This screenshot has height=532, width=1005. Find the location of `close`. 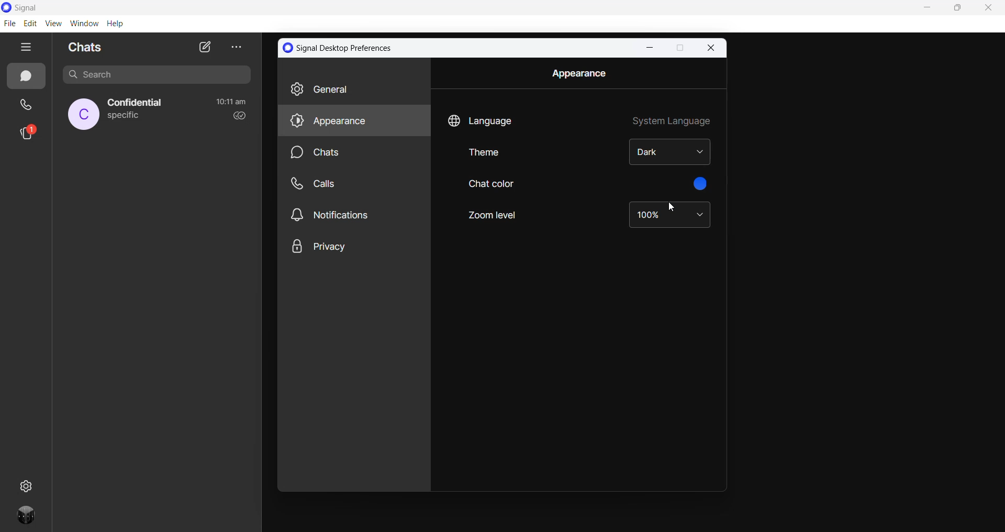

close is located at coordinates (712, 48).